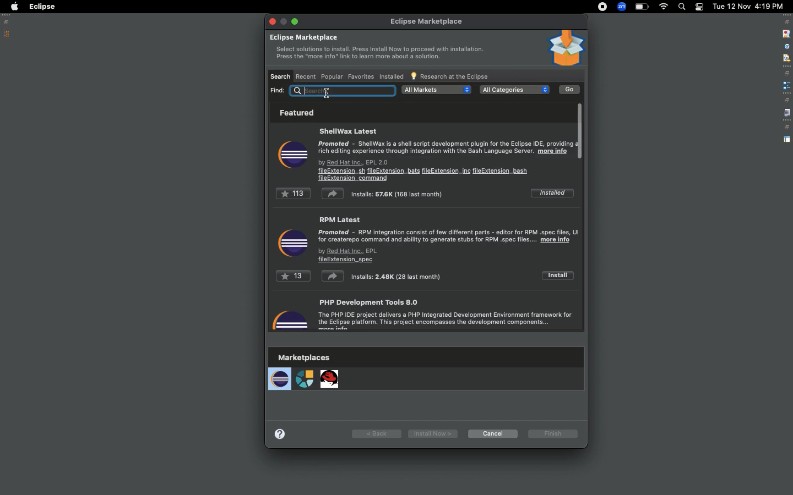 The height and width of the screenshot is (495, 793). I want to click on restore, so click(786, 128).